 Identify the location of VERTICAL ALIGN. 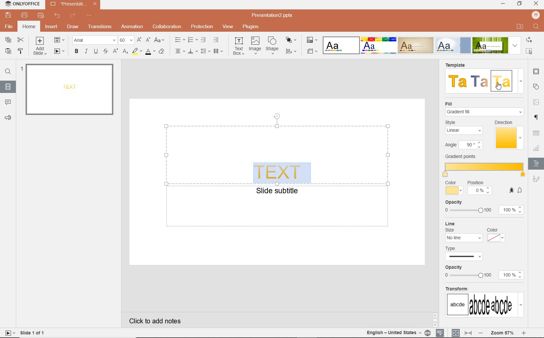
(193, 52).